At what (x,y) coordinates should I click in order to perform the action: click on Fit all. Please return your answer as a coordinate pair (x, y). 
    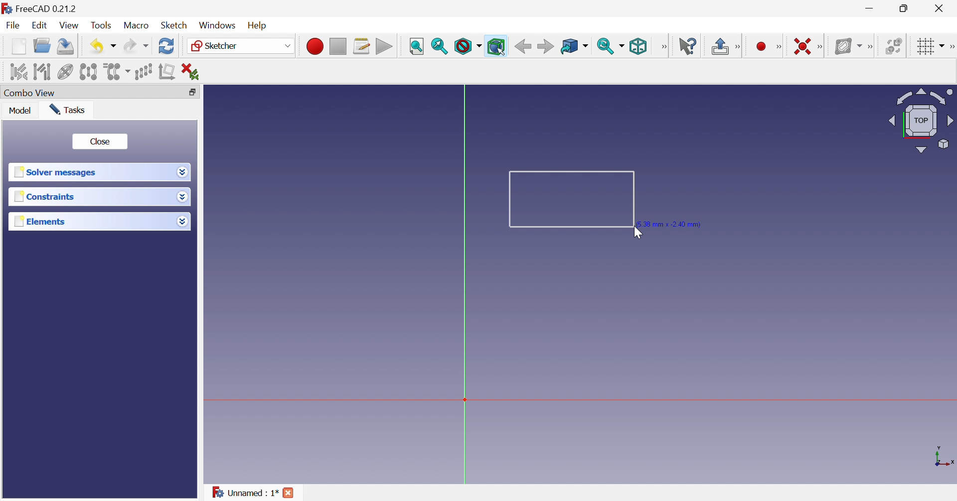
    Looking at the image, I should click on (417, 46).